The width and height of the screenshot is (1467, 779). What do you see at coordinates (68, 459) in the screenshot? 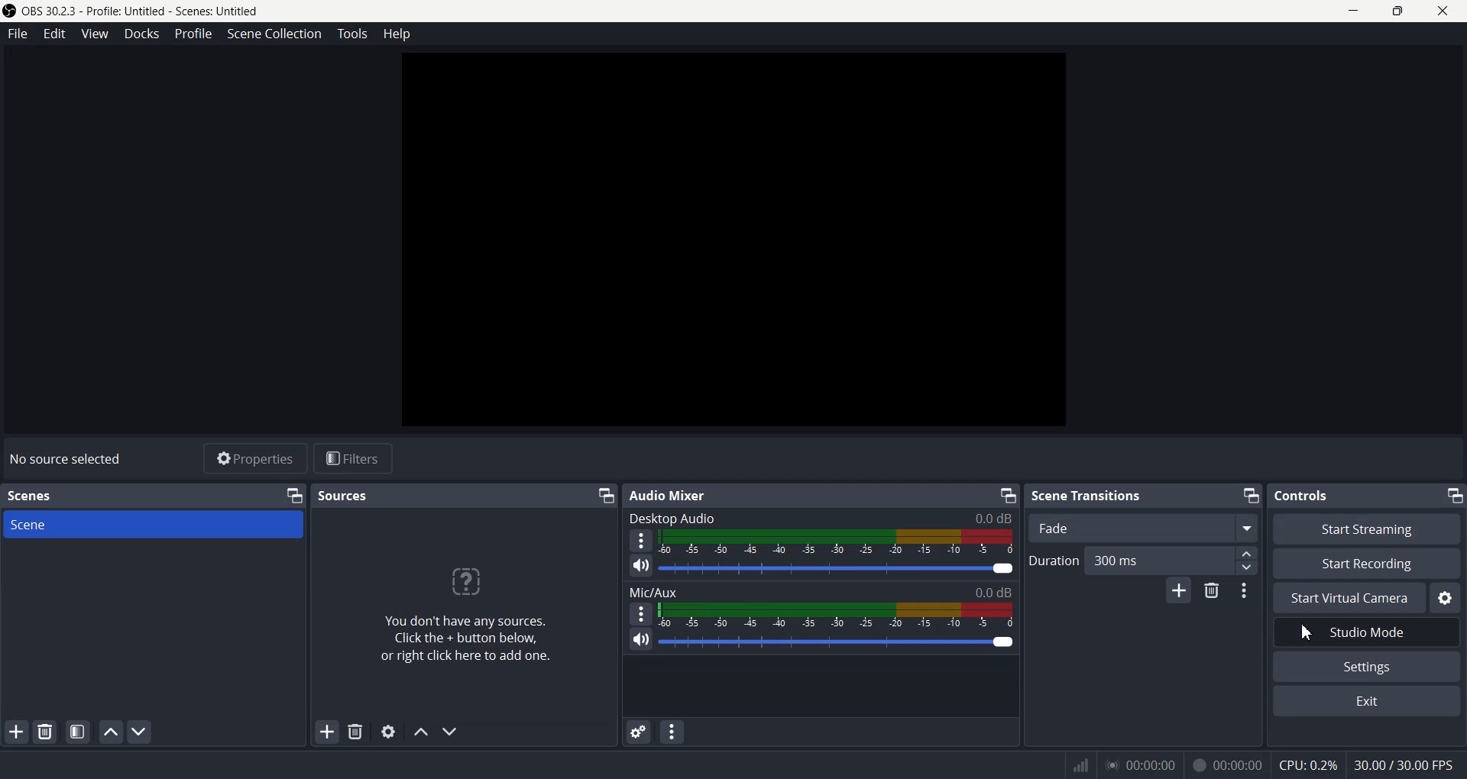
I see `No source selected` at bounding box center [68, 459].